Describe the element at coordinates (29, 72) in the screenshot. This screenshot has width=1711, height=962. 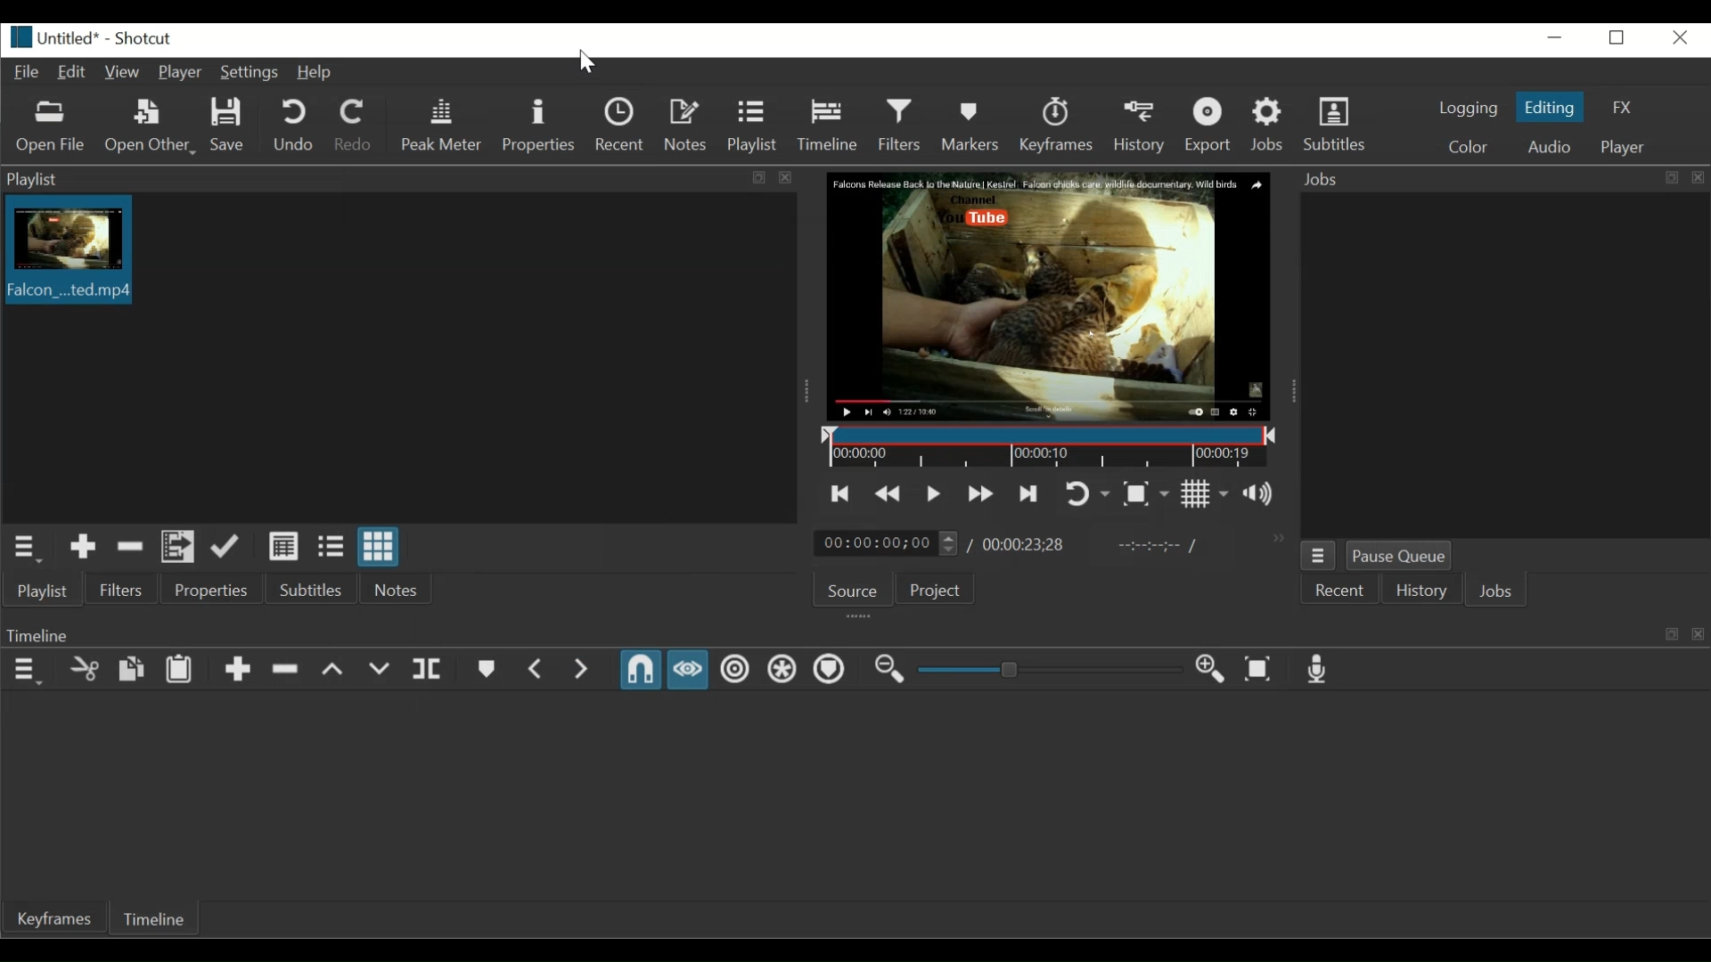
I see `File` at that location.